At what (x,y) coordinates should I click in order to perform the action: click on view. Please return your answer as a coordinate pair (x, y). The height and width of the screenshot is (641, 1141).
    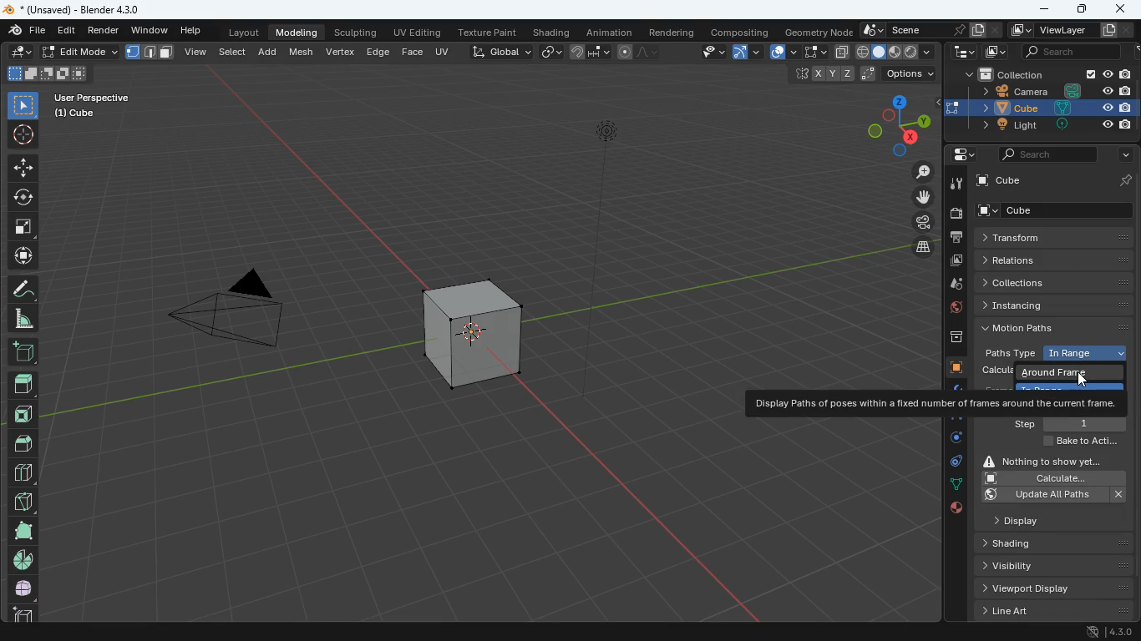
    Looking at the image, I should click on (196, 51).